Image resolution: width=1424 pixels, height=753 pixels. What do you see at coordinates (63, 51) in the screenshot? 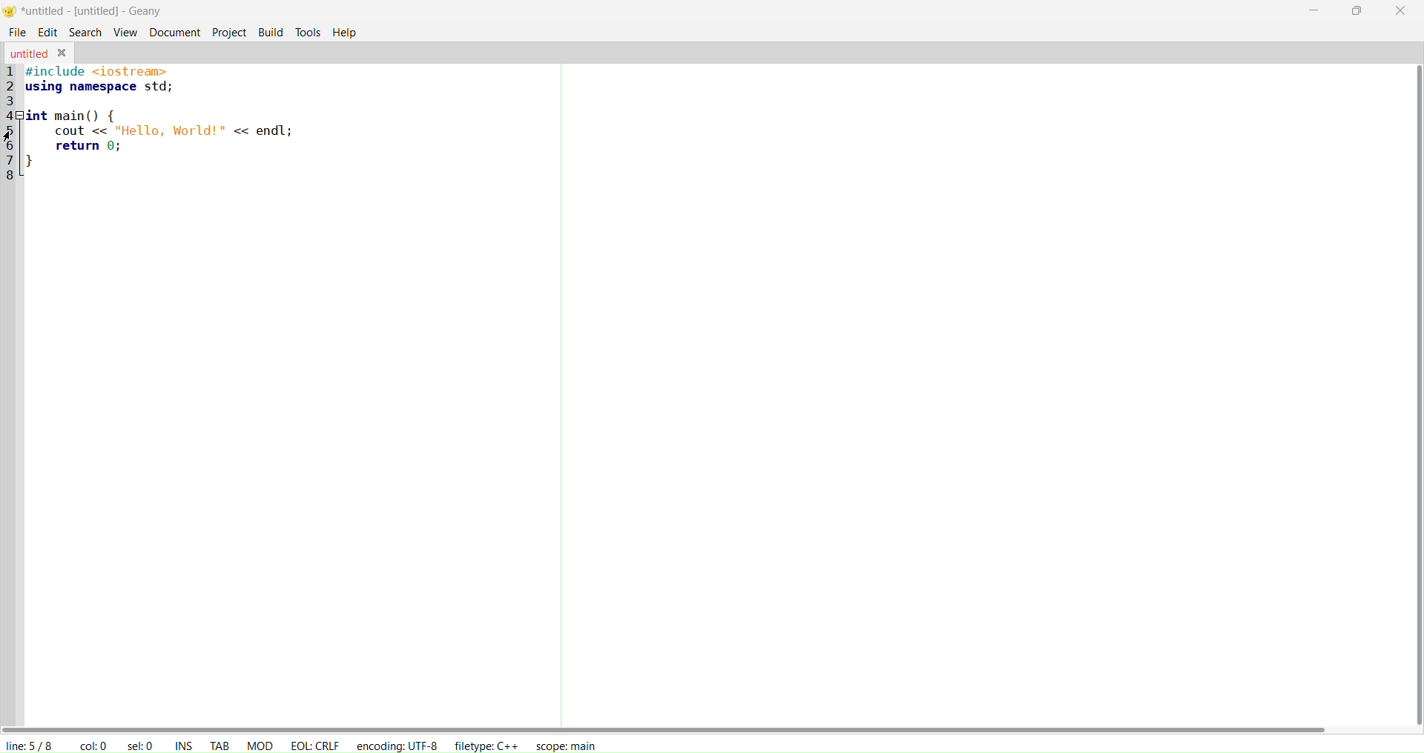
I see `close tab` at bounding box center [63, 51].